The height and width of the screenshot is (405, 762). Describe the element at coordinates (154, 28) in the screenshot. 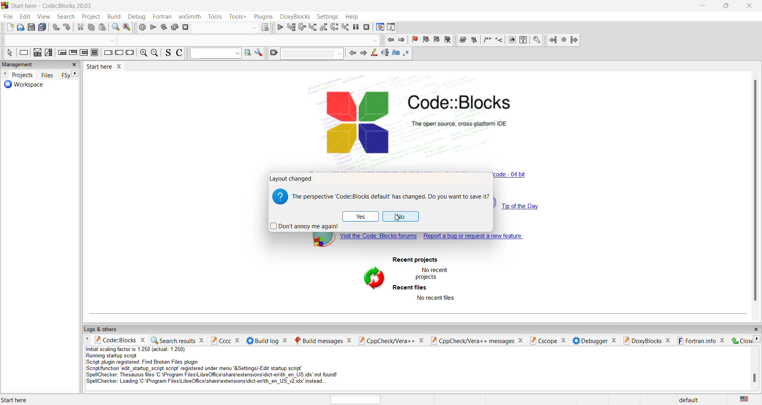

I see `run` at that location.